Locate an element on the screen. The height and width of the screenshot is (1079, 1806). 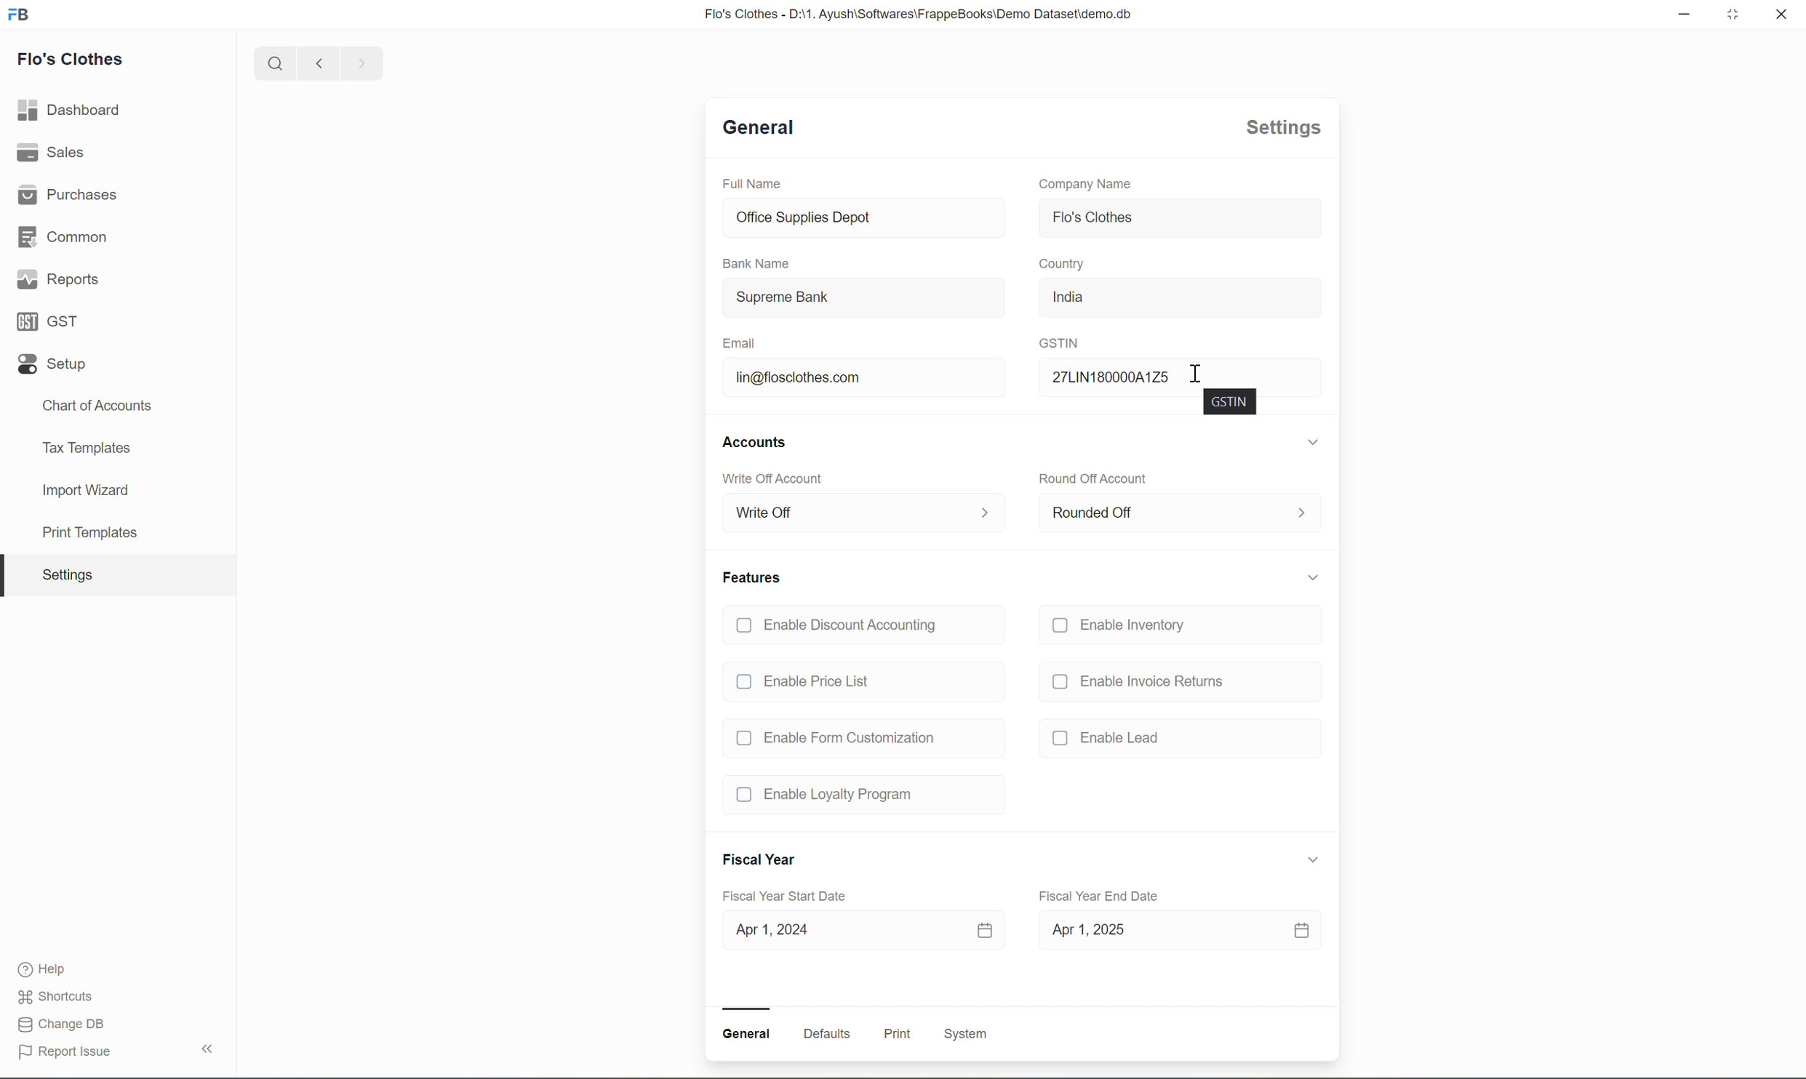
forward is located at coordinates (364, 63).